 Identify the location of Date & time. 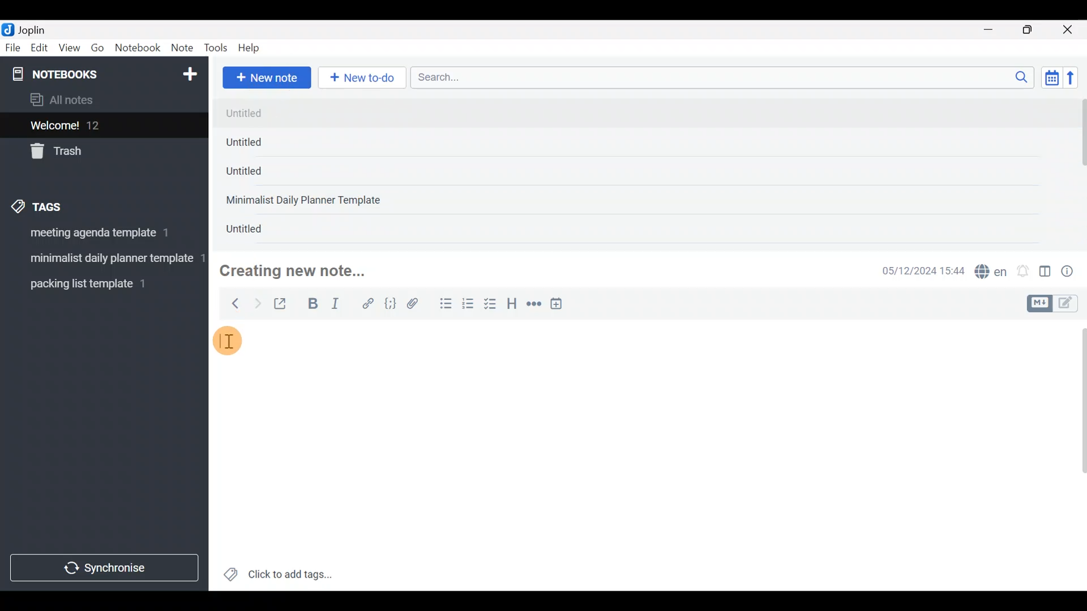
(914, 270).